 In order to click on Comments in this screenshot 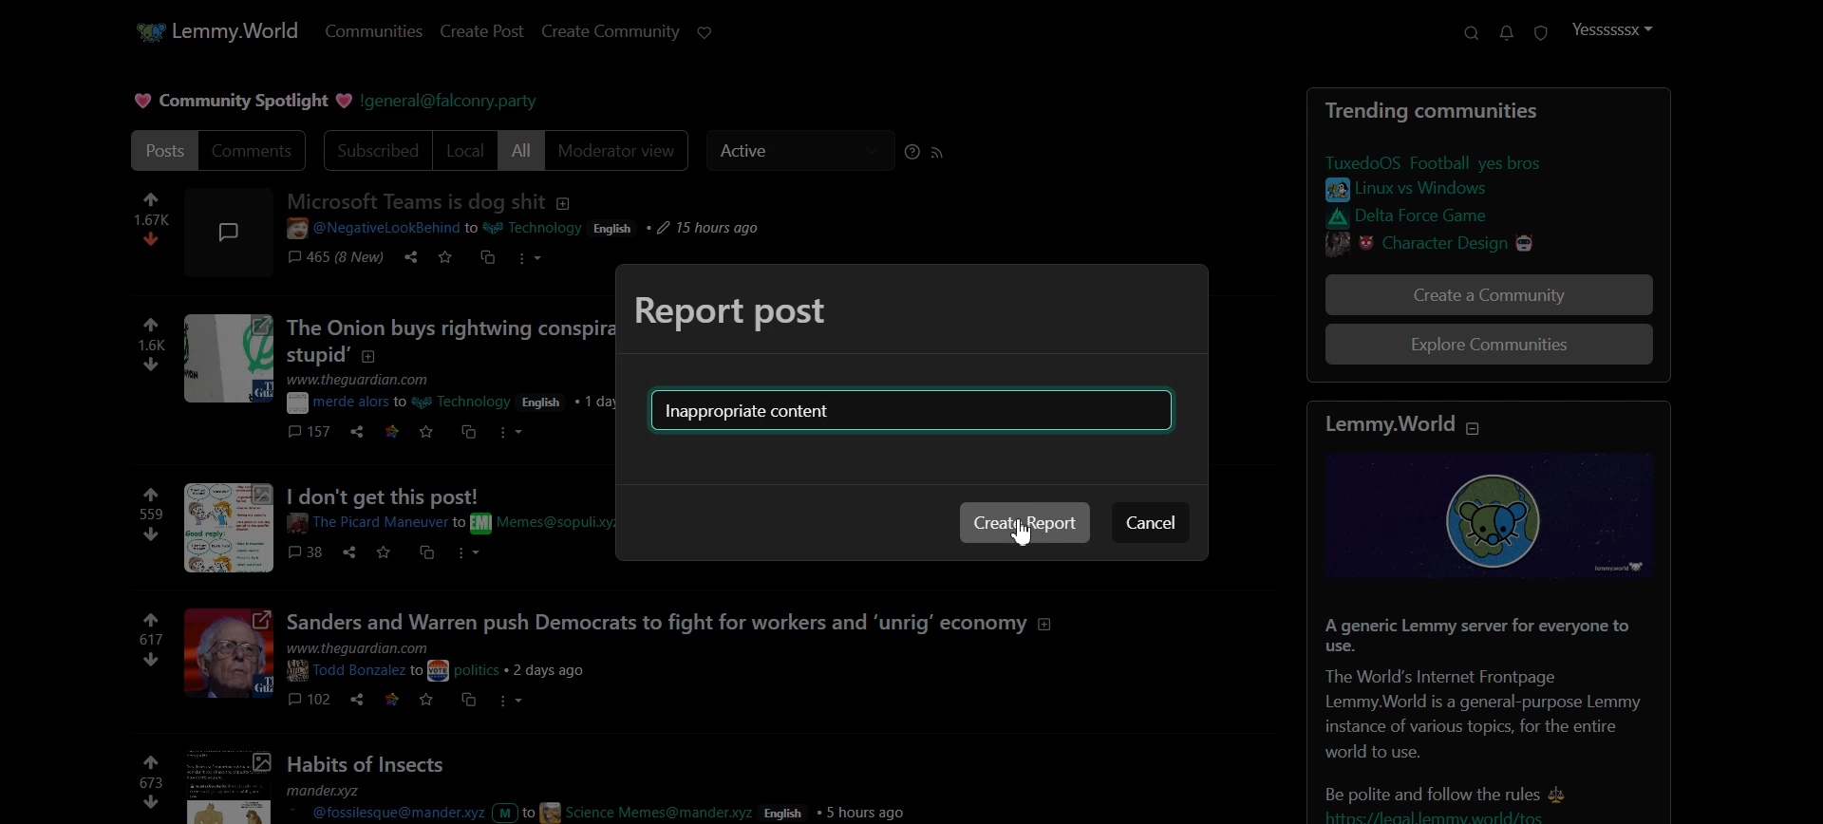, I will do `click(256, 150)`.